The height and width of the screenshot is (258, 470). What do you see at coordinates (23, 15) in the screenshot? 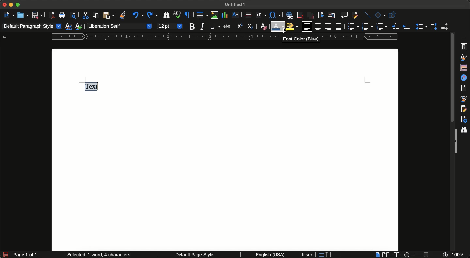
I see `Open` at bounding box center [23, 15].